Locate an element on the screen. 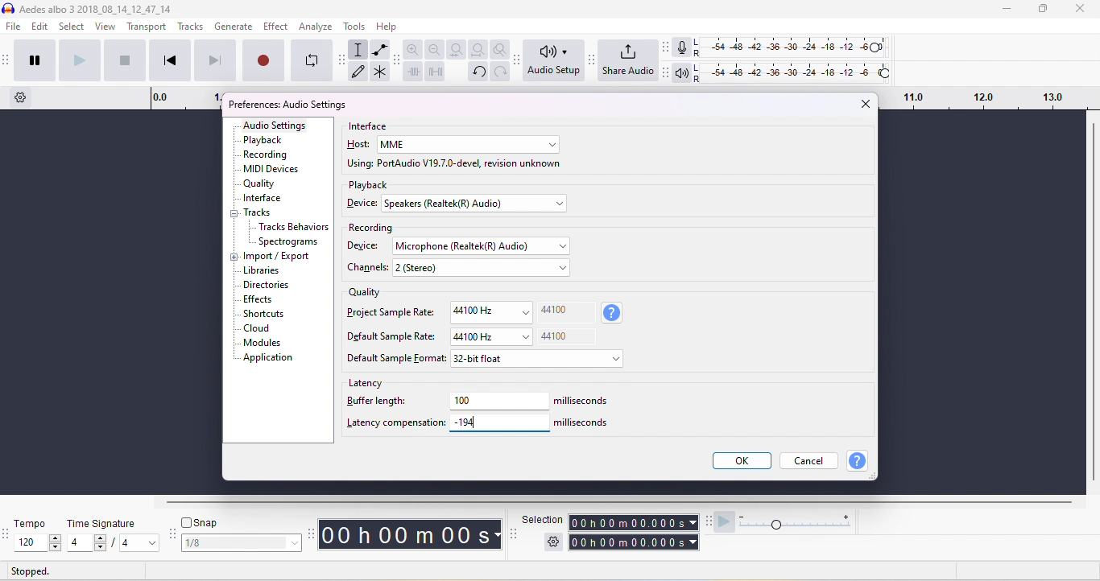 The width and height of the screenshot is (1100, 581). quality is located at coordinates (364, 294).